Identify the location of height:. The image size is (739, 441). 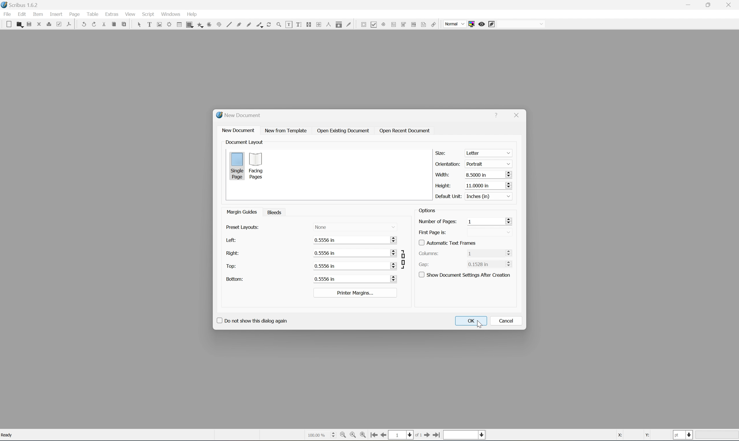
(444, 186).